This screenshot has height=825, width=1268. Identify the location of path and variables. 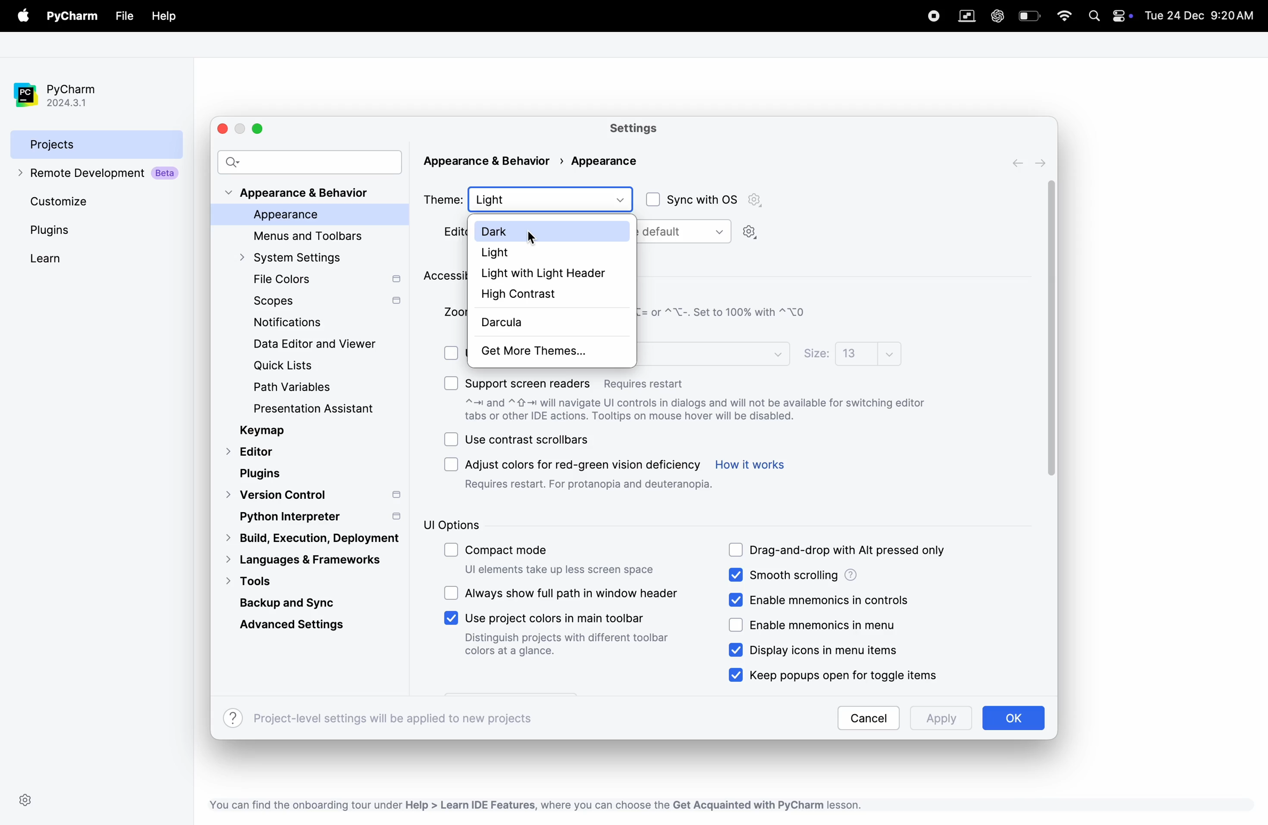
(294, 388).